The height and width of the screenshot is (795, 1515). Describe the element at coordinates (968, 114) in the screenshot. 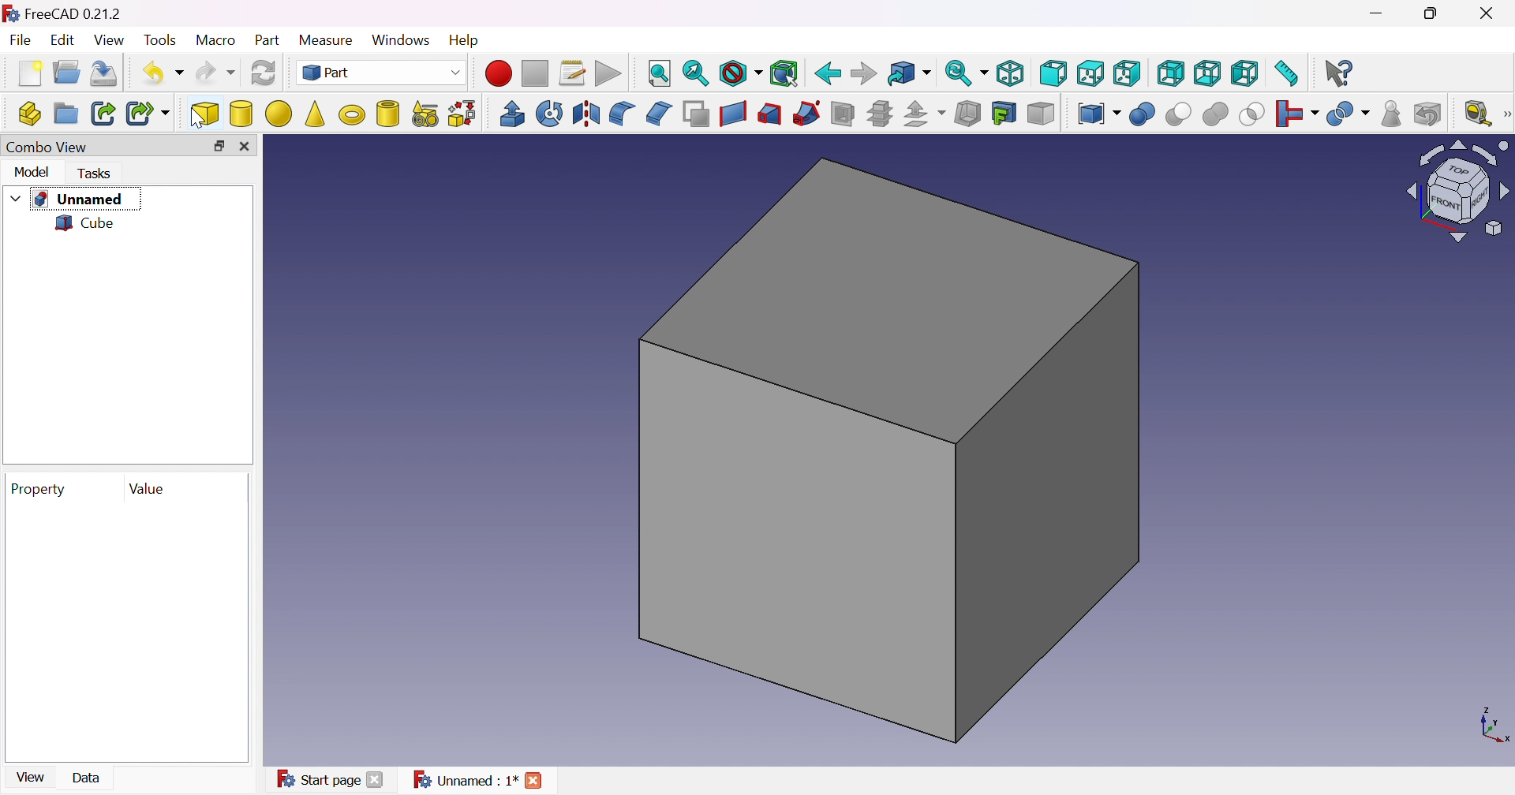

I see `Thickness` at that location.